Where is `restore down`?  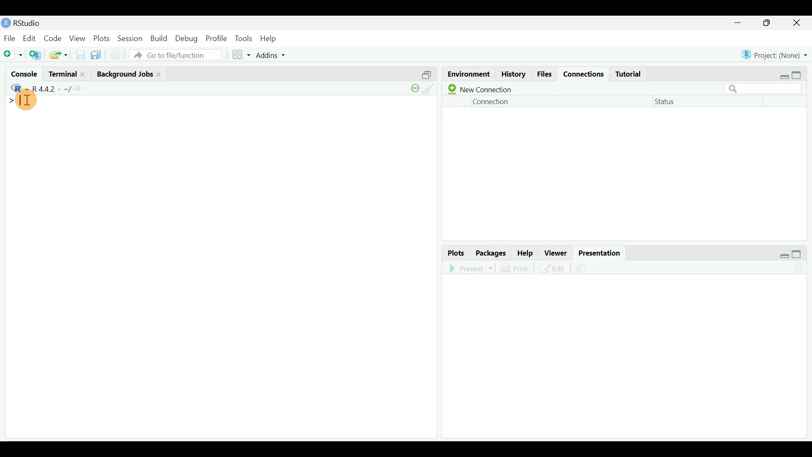
restore down is located at coordinates (781, 253).